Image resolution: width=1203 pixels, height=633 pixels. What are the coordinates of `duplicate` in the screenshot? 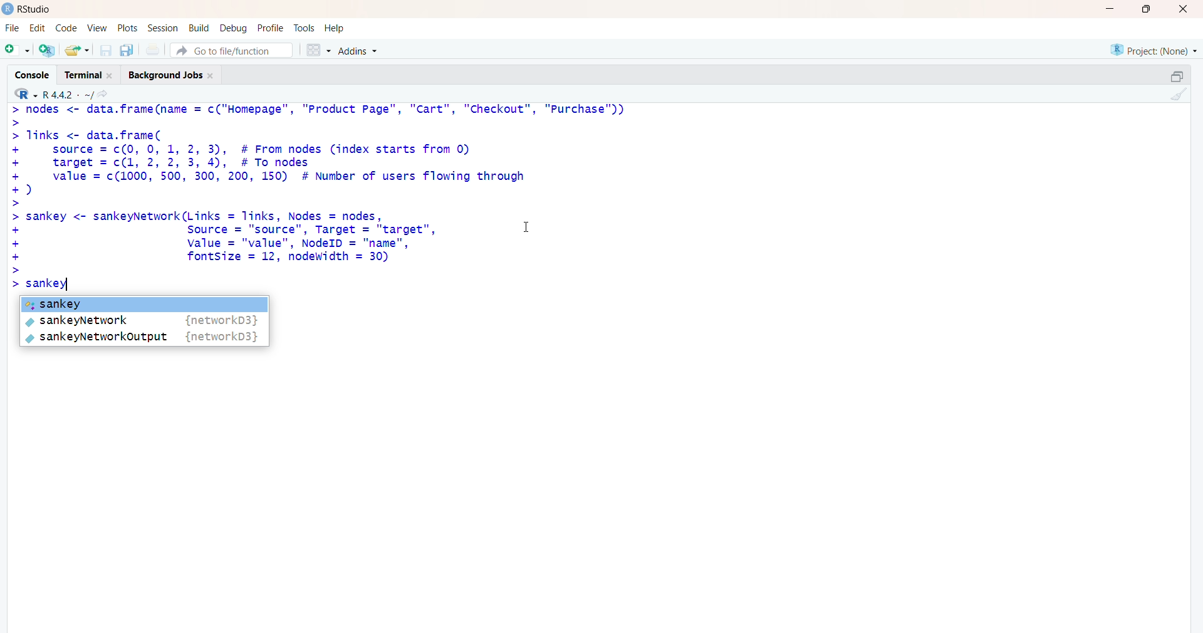 It's located at (128, 50).